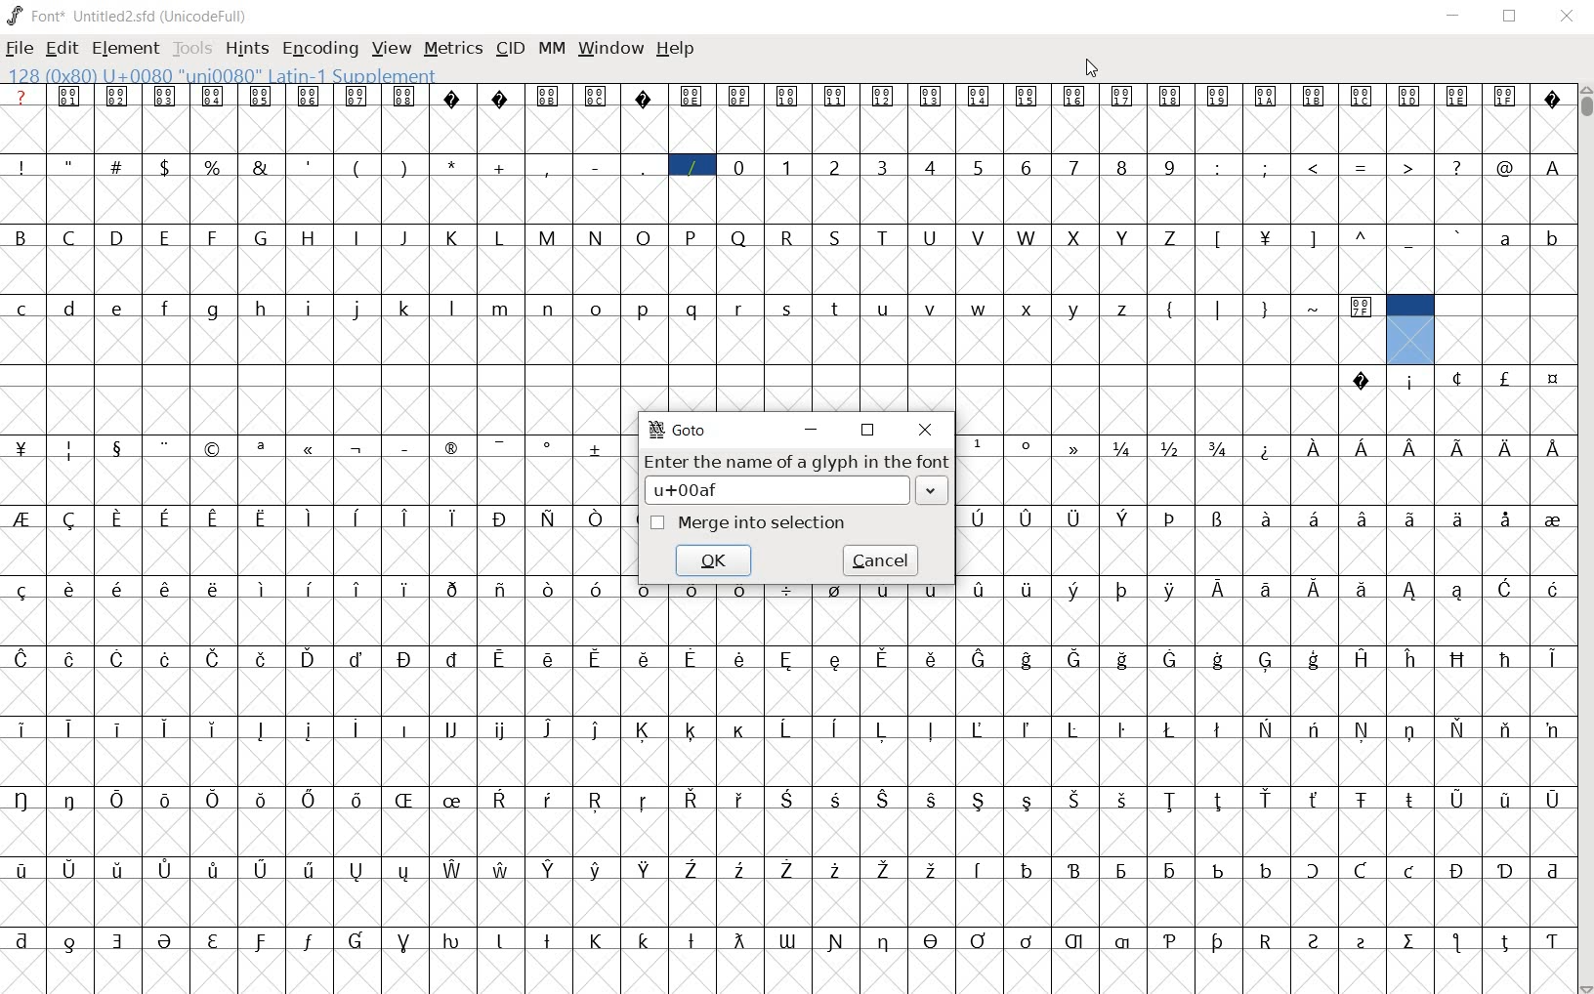  Describe the element at coordinates (264, 867) in the screenshot. I see `Symbol` at that location.